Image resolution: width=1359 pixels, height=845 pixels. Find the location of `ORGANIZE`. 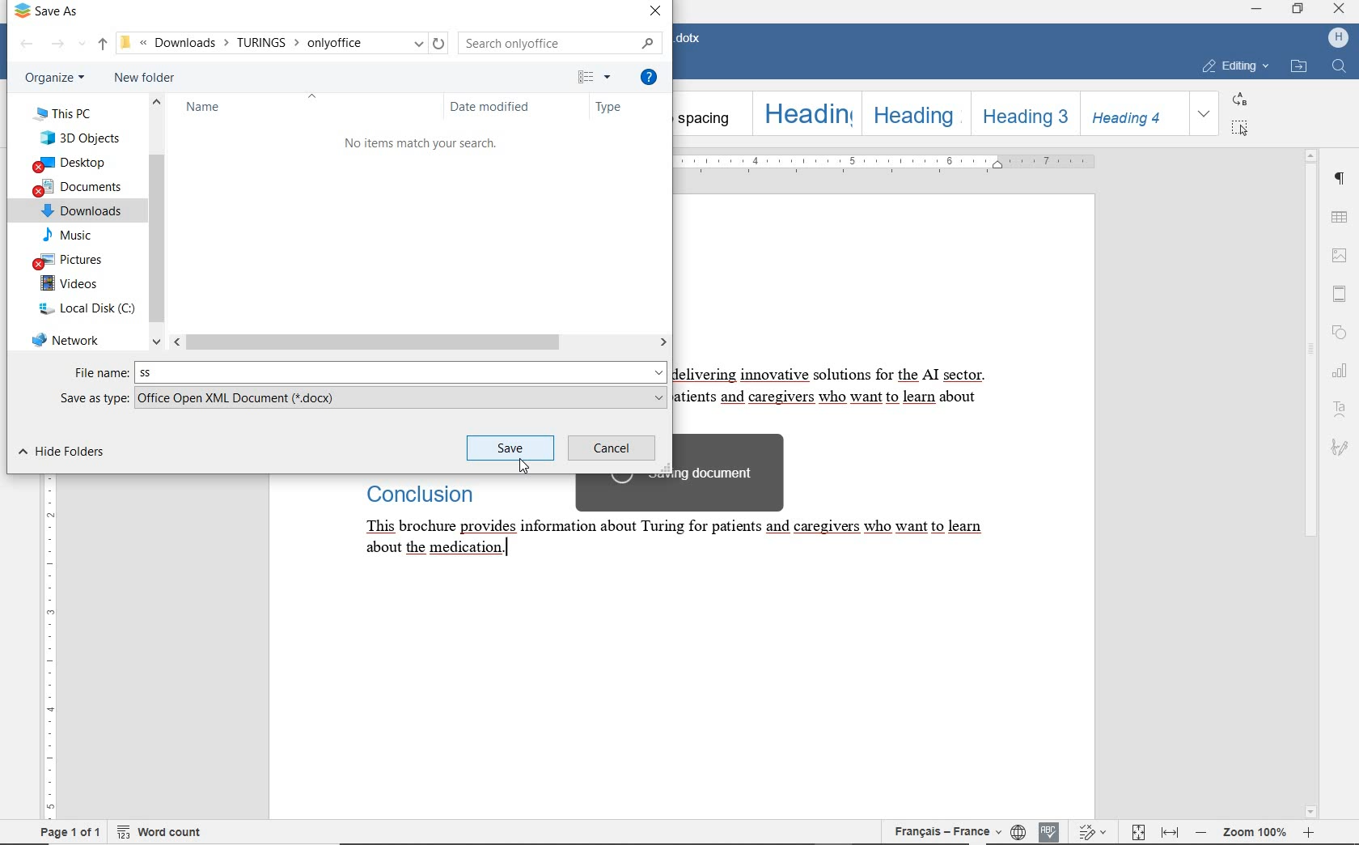

ORGANIZE is located at coordinates (54, 79).